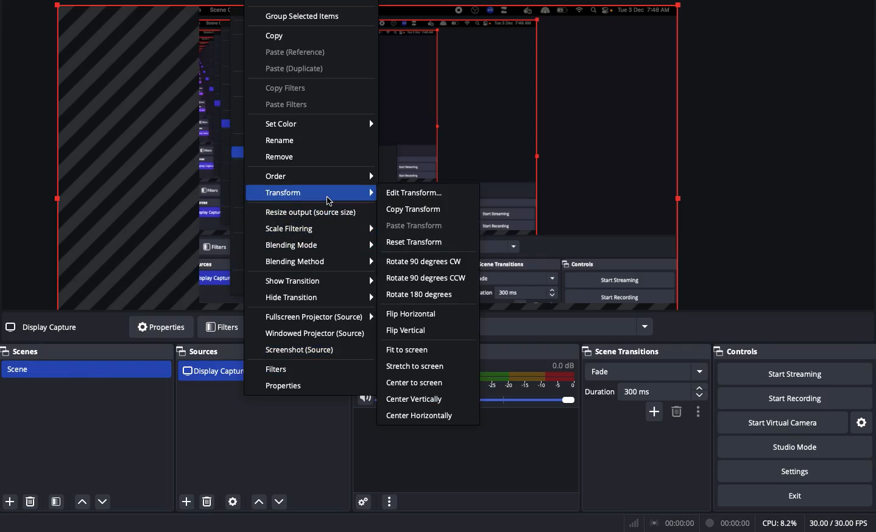 The width and height of the screenshot is (876, 532). Describe the element at coordinates (422, 416) in the screenshot. I see `Center horizontally ` at that location.